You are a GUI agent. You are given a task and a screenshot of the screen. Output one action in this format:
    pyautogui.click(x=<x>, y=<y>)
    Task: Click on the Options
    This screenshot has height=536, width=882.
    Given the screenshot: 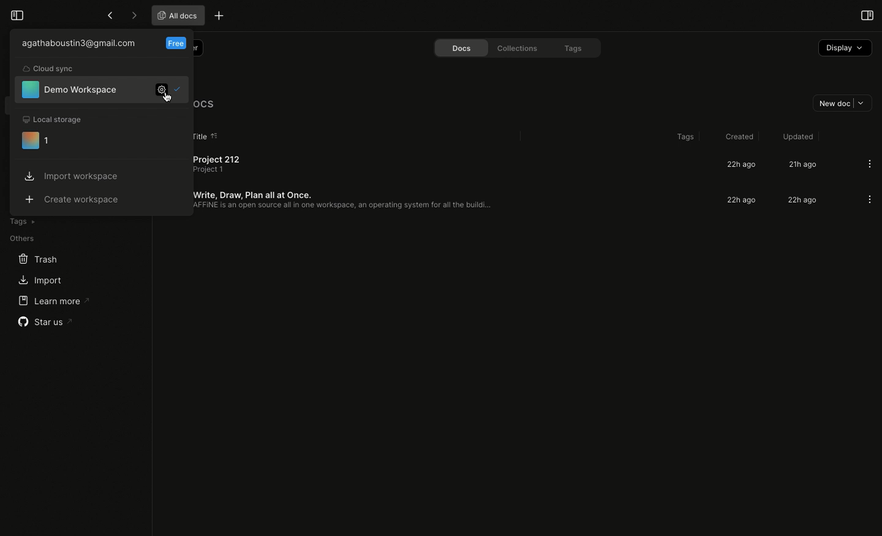 What is the action you would take?
    pyautogui.click(x=870, y=163)
    